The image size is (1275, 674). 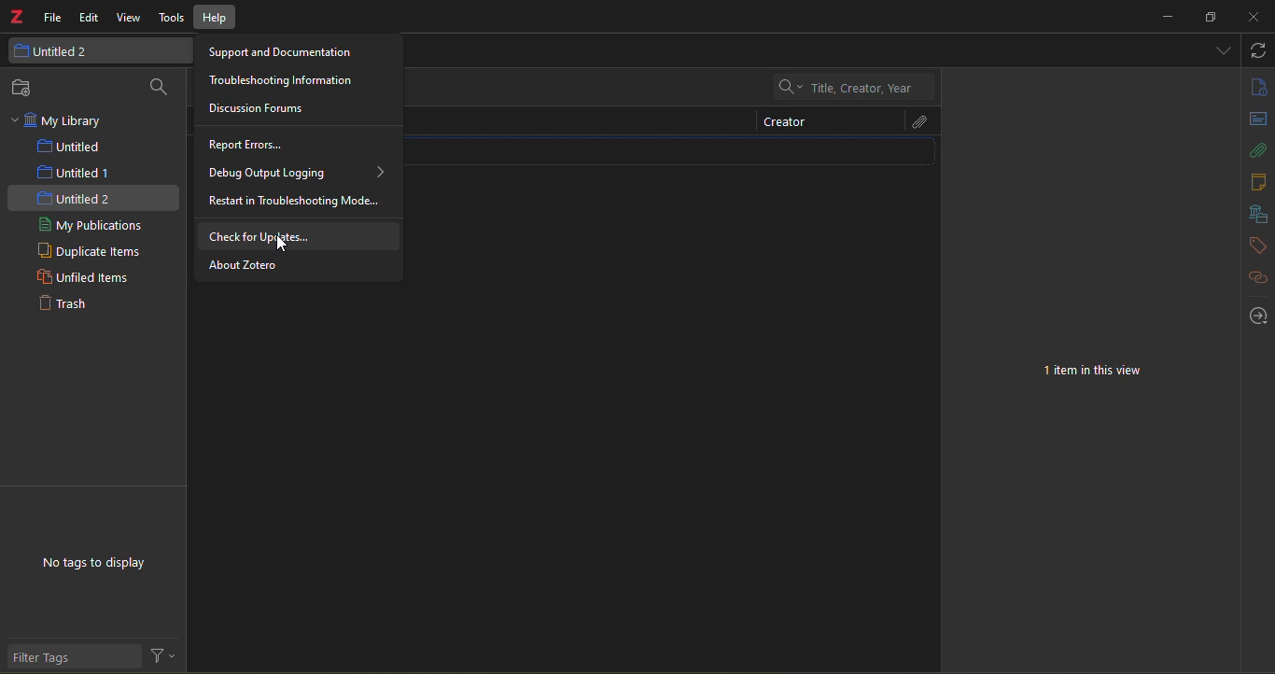 What do you see at coordinates (1258, 87) in the screenshot?
I see `info` at bounding box center [1258, 87].